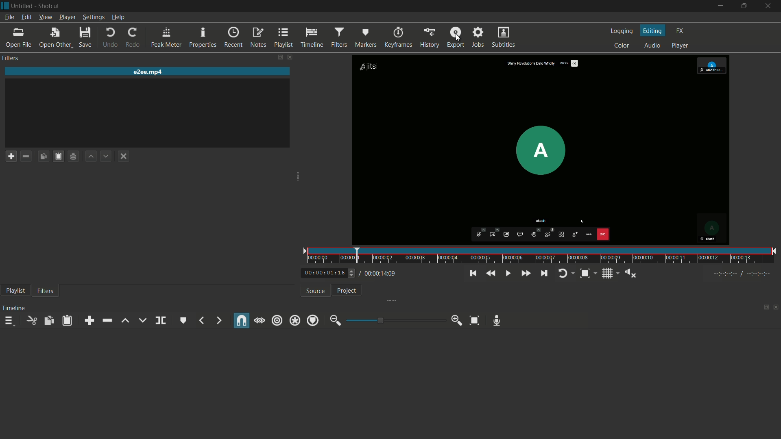 The image size is (781, 439). I want to click on remove filter, so click(26, 156).